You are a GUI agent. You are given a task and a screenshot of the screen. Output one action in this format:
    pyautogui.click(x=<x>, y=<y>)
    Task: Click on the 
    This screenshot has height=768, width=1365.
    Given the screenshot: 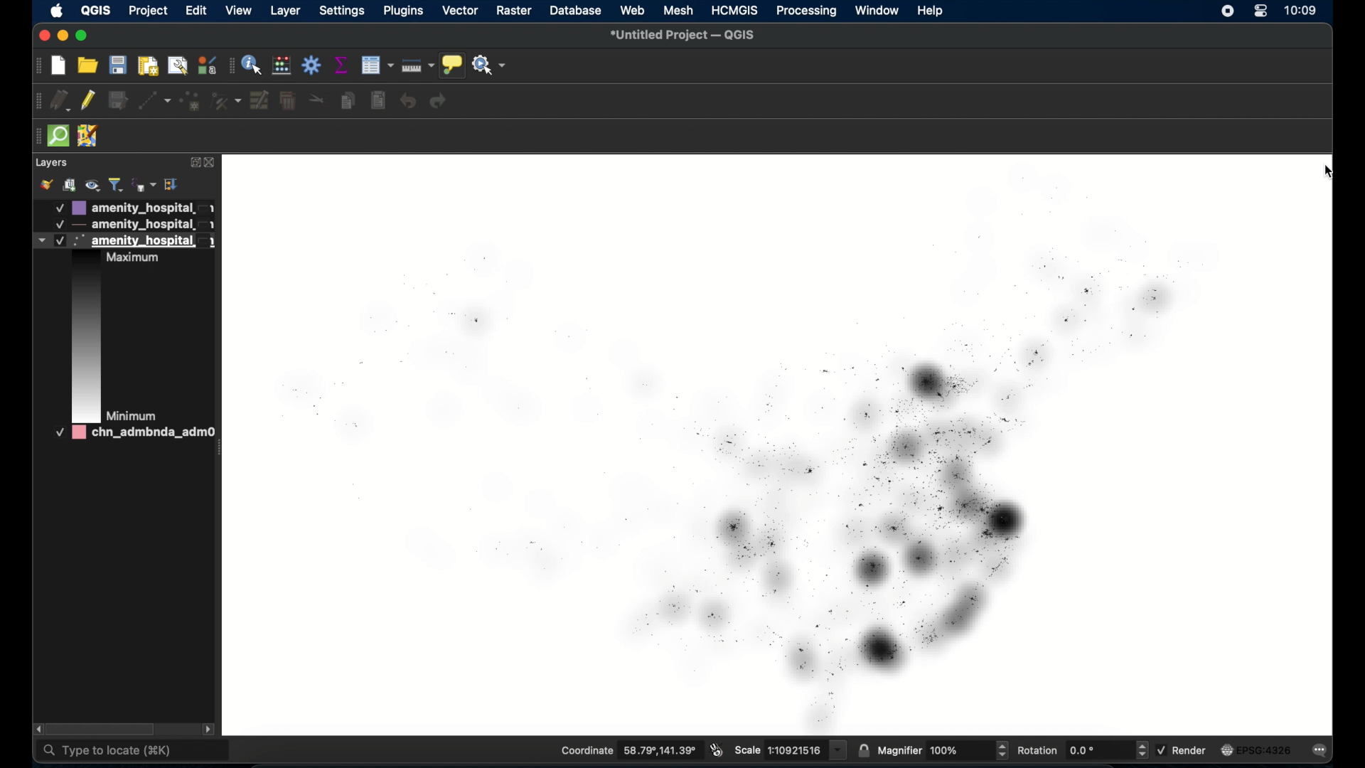 What is the action you would take?
    pyautogui.click(x=102, y=728)
    